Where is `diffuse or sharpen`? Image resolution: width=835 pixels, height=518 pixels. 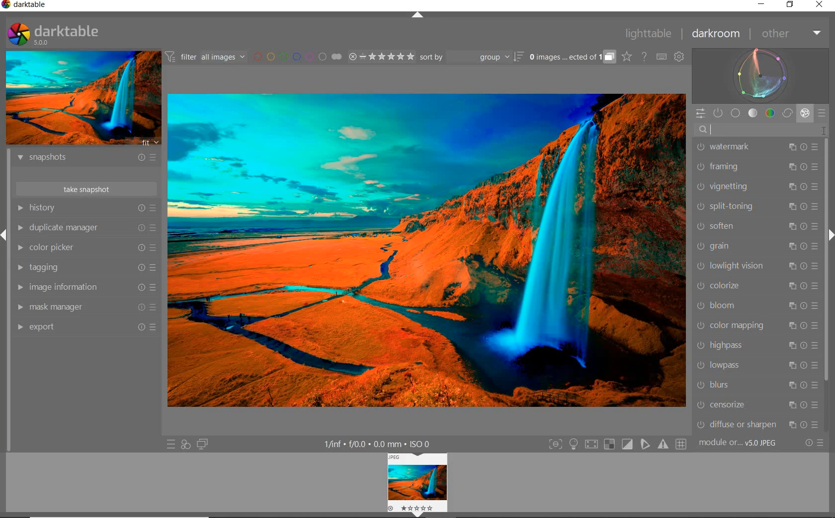
diffuse or sharpen is located at coordinates (758, 424).